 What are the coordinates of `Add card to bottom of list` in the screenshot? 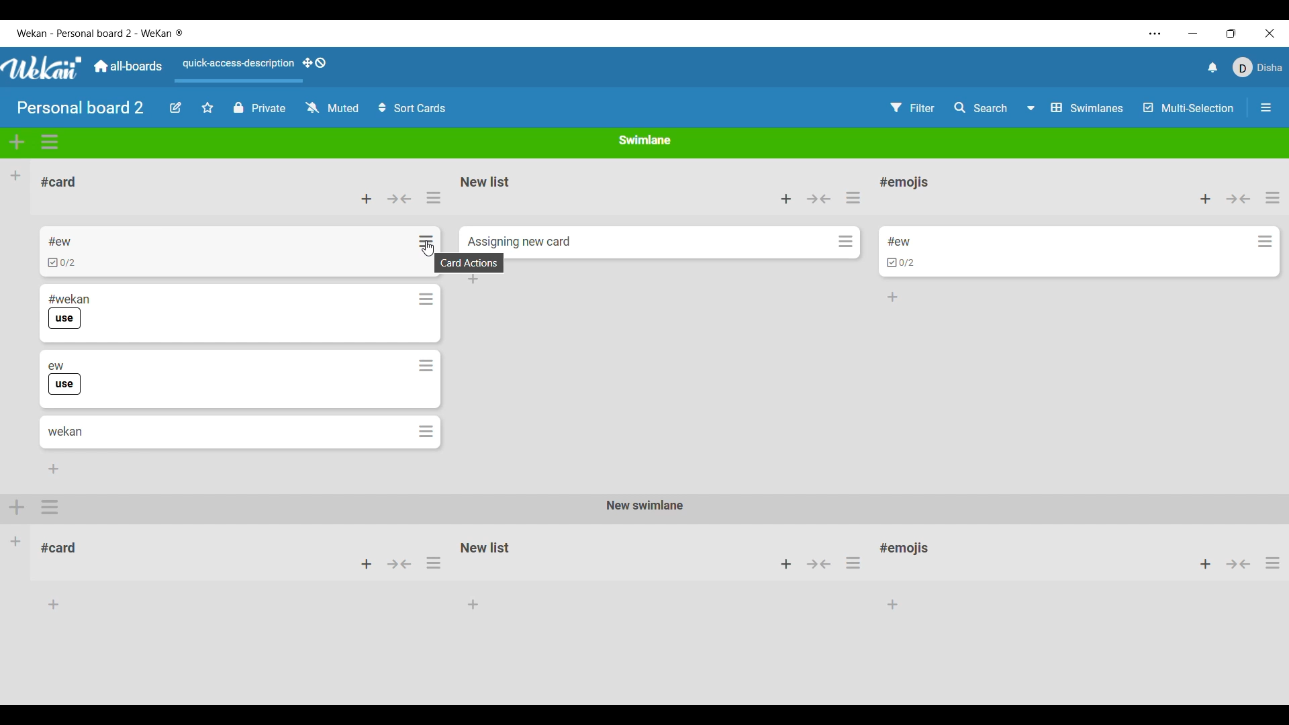 It's located at (54, 469).